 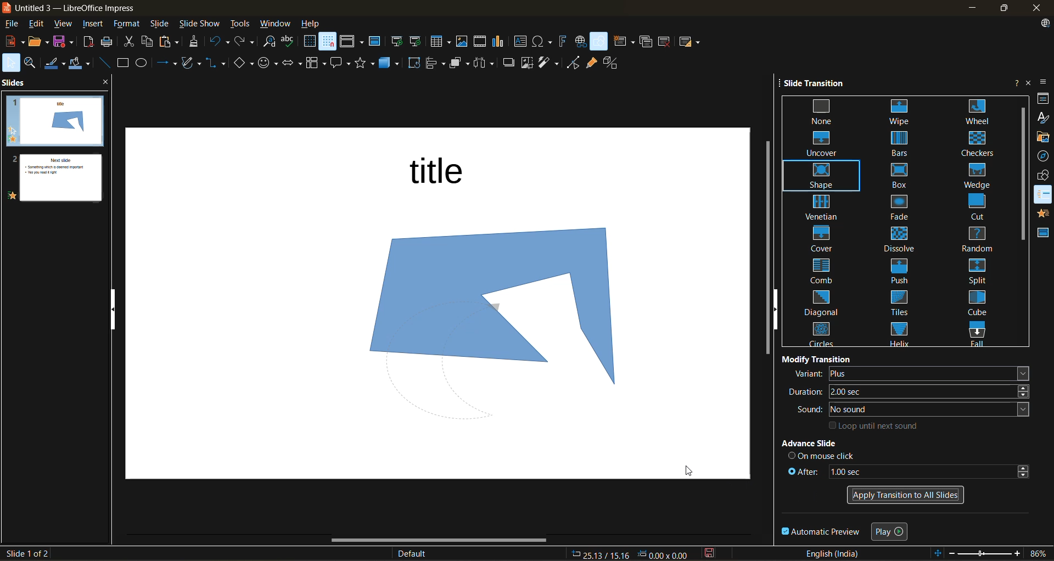 I want to click on master slide, so click(x=377, y=43).